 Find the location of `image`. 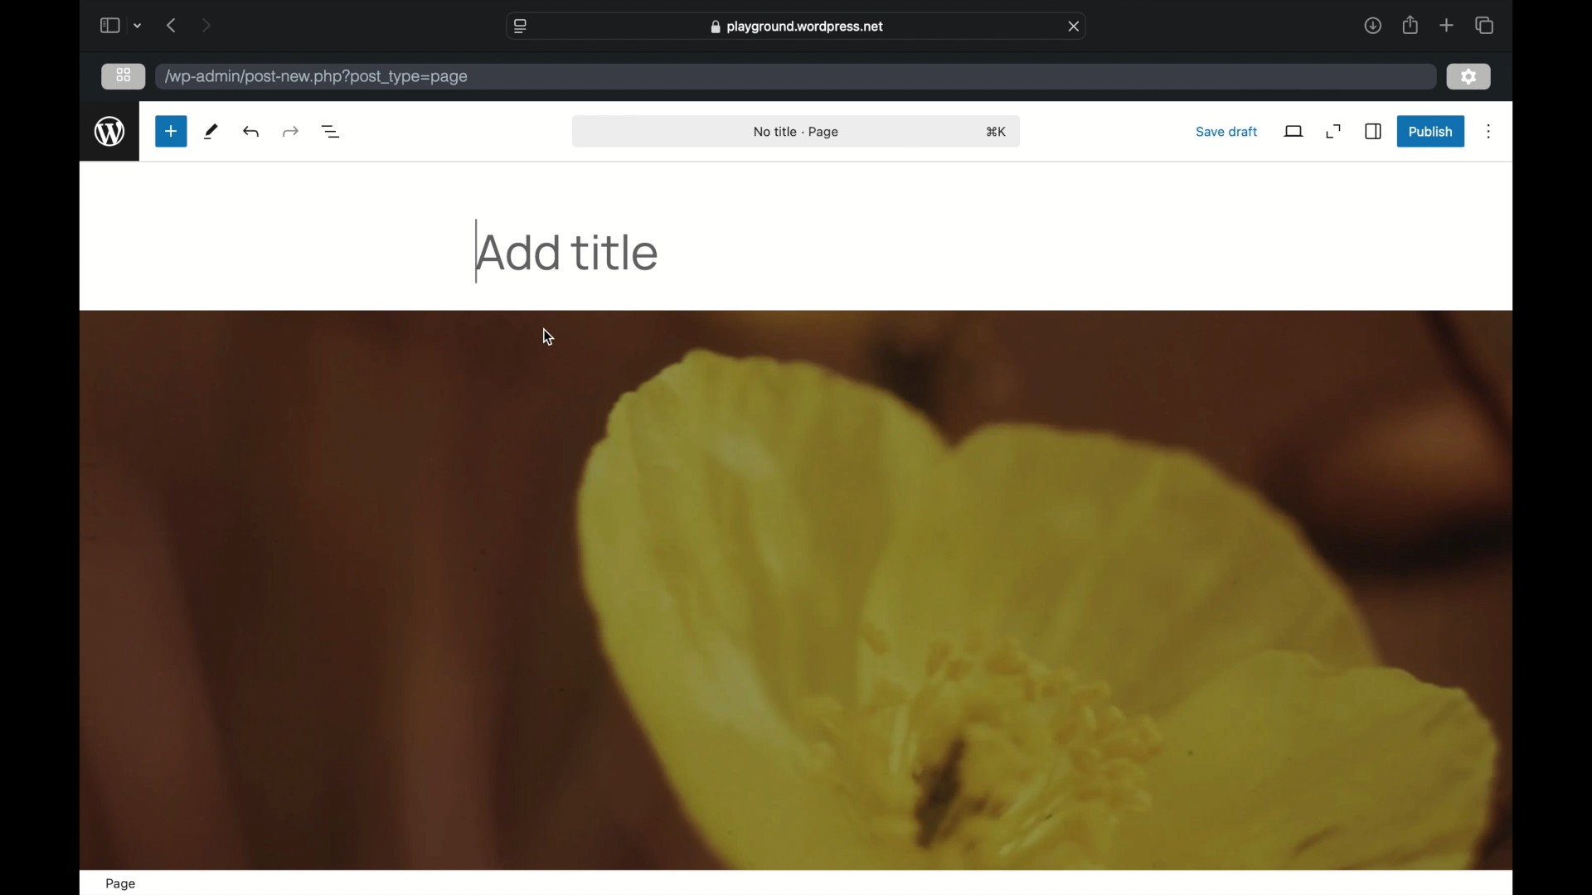

image is located at coordinates (795, 588).